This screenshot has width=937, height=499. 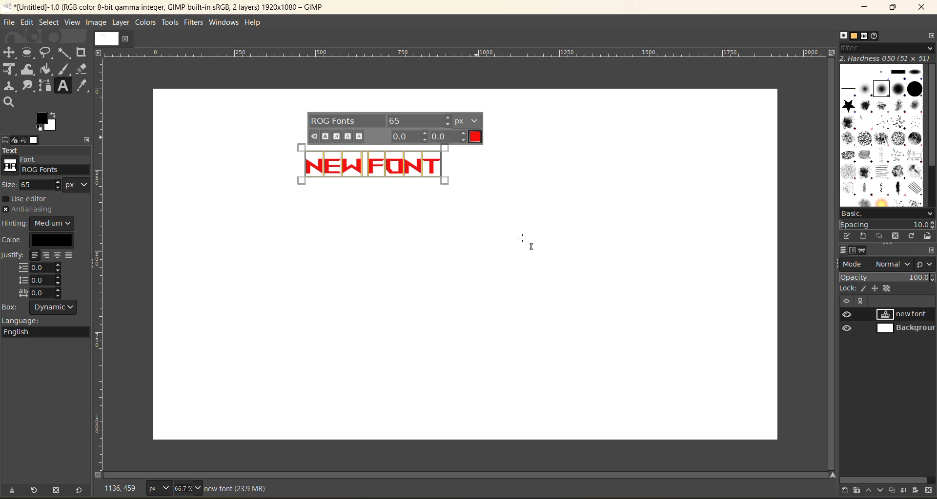 What do you see at coordinates (860, 489) in the screenshot?
I see `create a new layer group` at bounding box center [860, 489].